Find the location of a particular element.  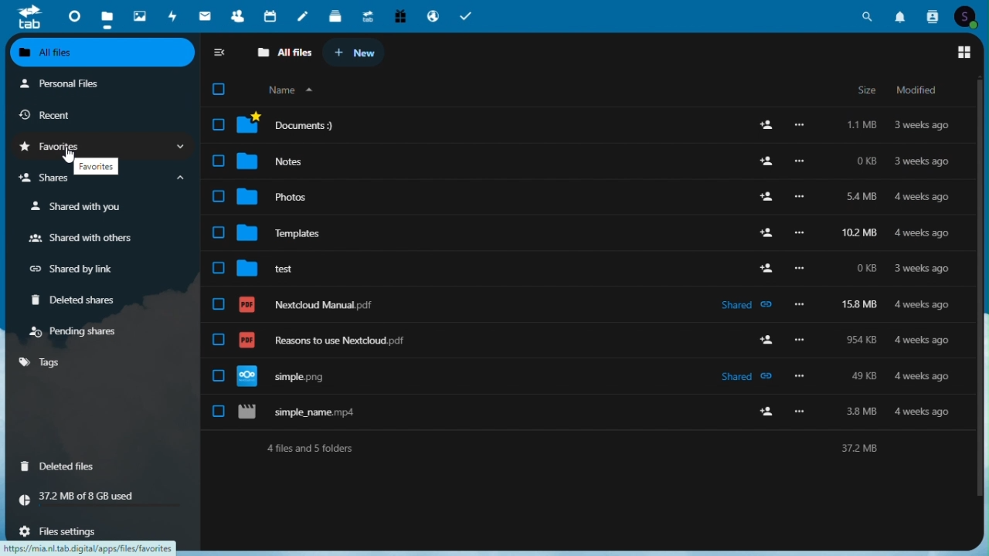

Recent is located at coordinates (46, 114).